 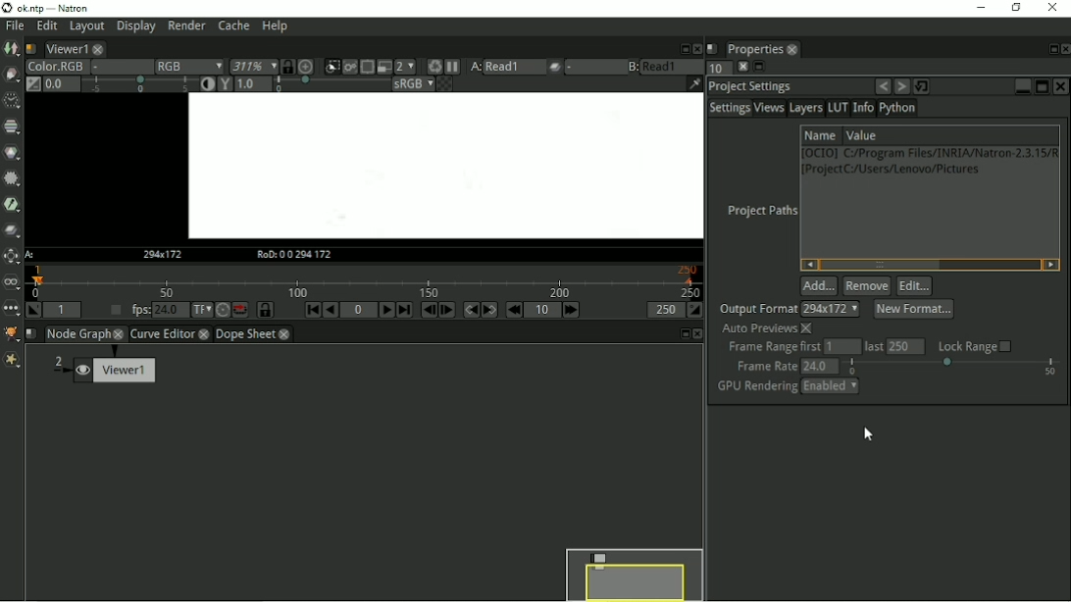 What do you see at coordinates (255, 84) in the screenshot?
I see `1.0` at bounding box center [255, 84].